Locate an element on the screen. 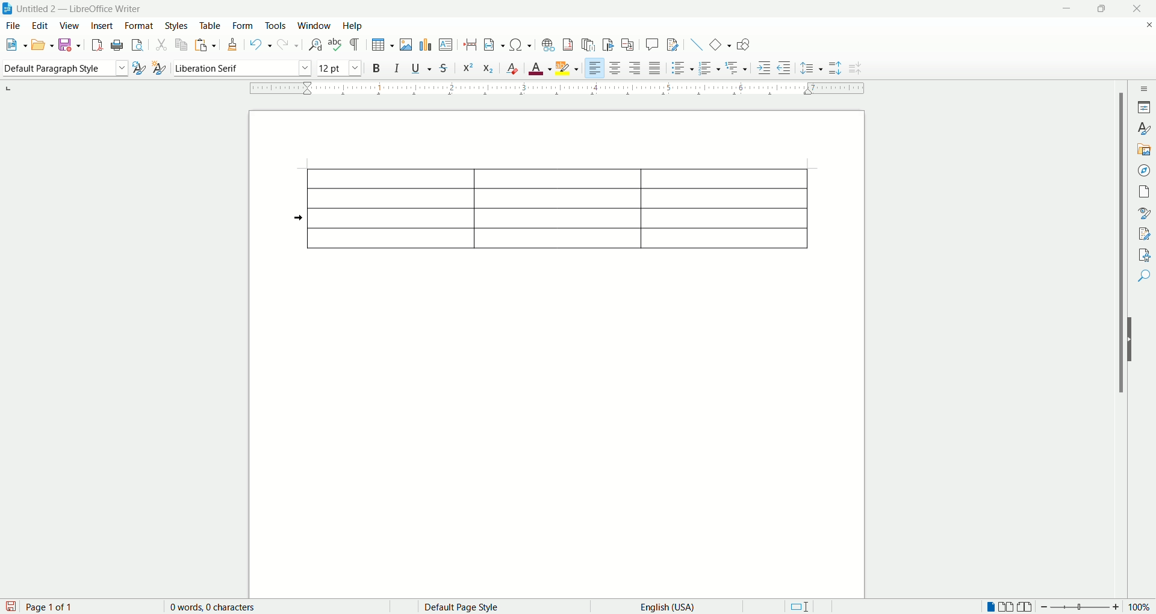  break page is located at coordinates (468, 42).